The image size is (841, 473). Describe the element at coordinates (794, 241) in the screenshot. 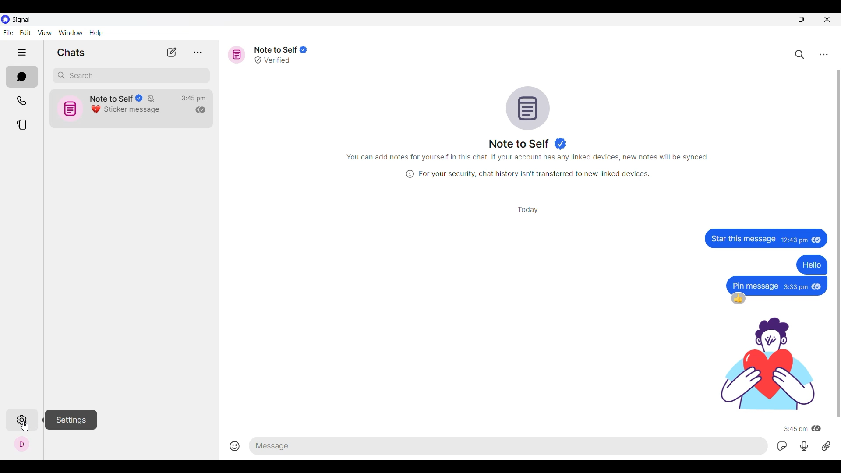

I see `Time of  message` at that location.